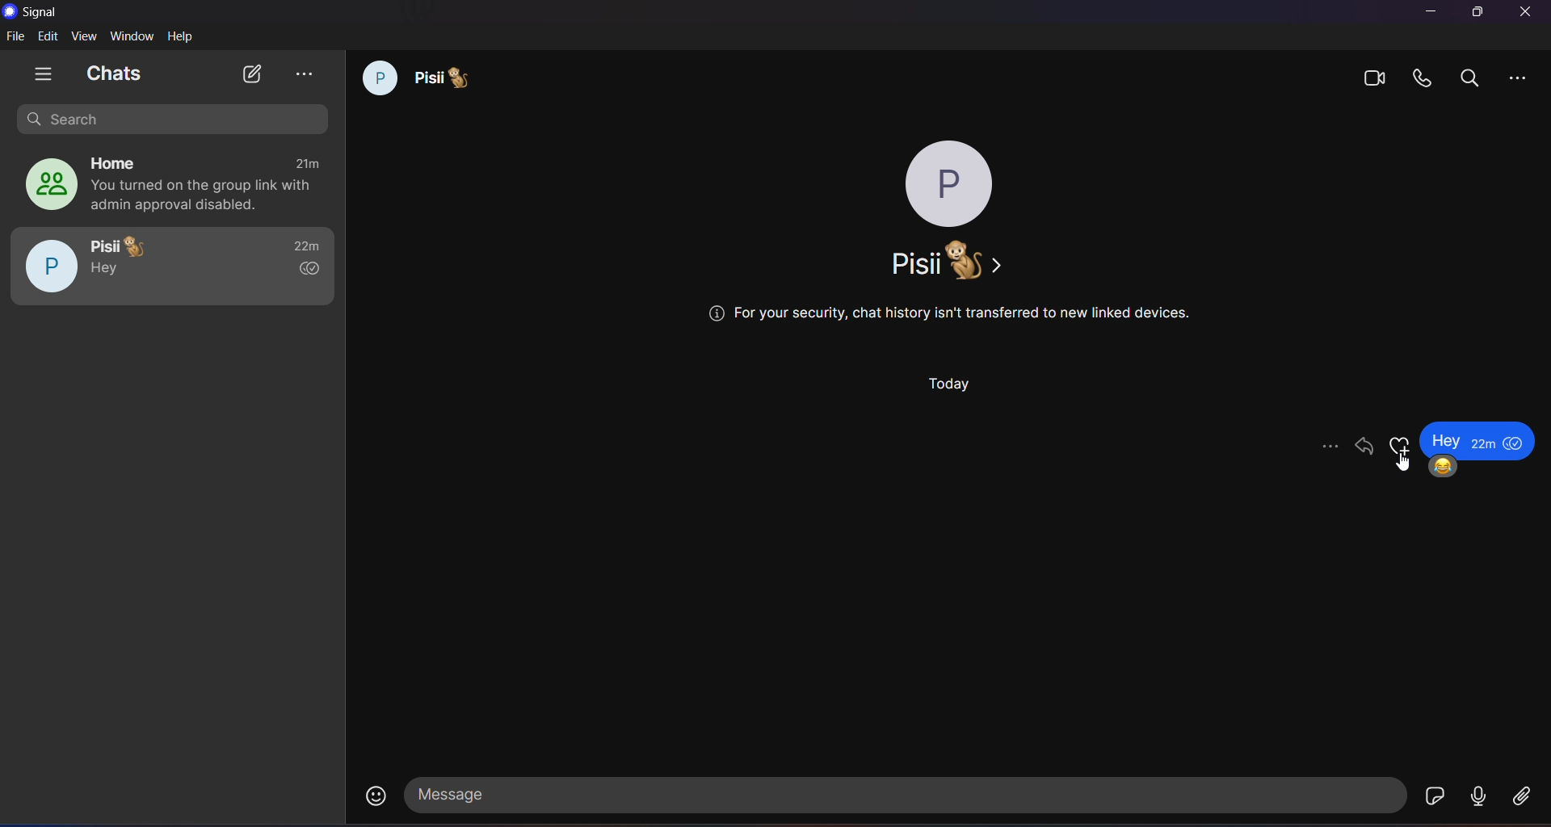 The image size is (1551, 827). What do you see at coordinates (1444, 467) in the screenshot?
I see `emoji` at bounding box center [1444, 467].